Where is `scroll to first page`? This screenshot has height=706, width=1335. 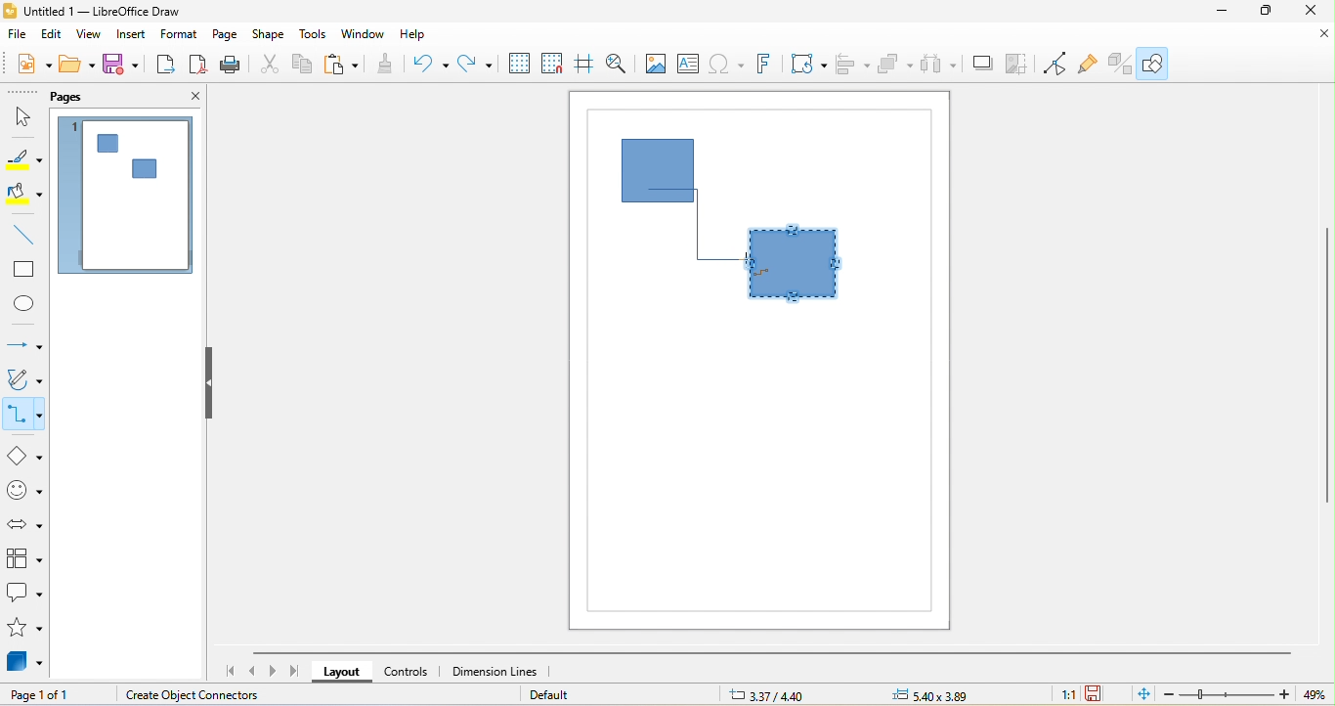 scroll to first page is located at coordinates (226, 672).